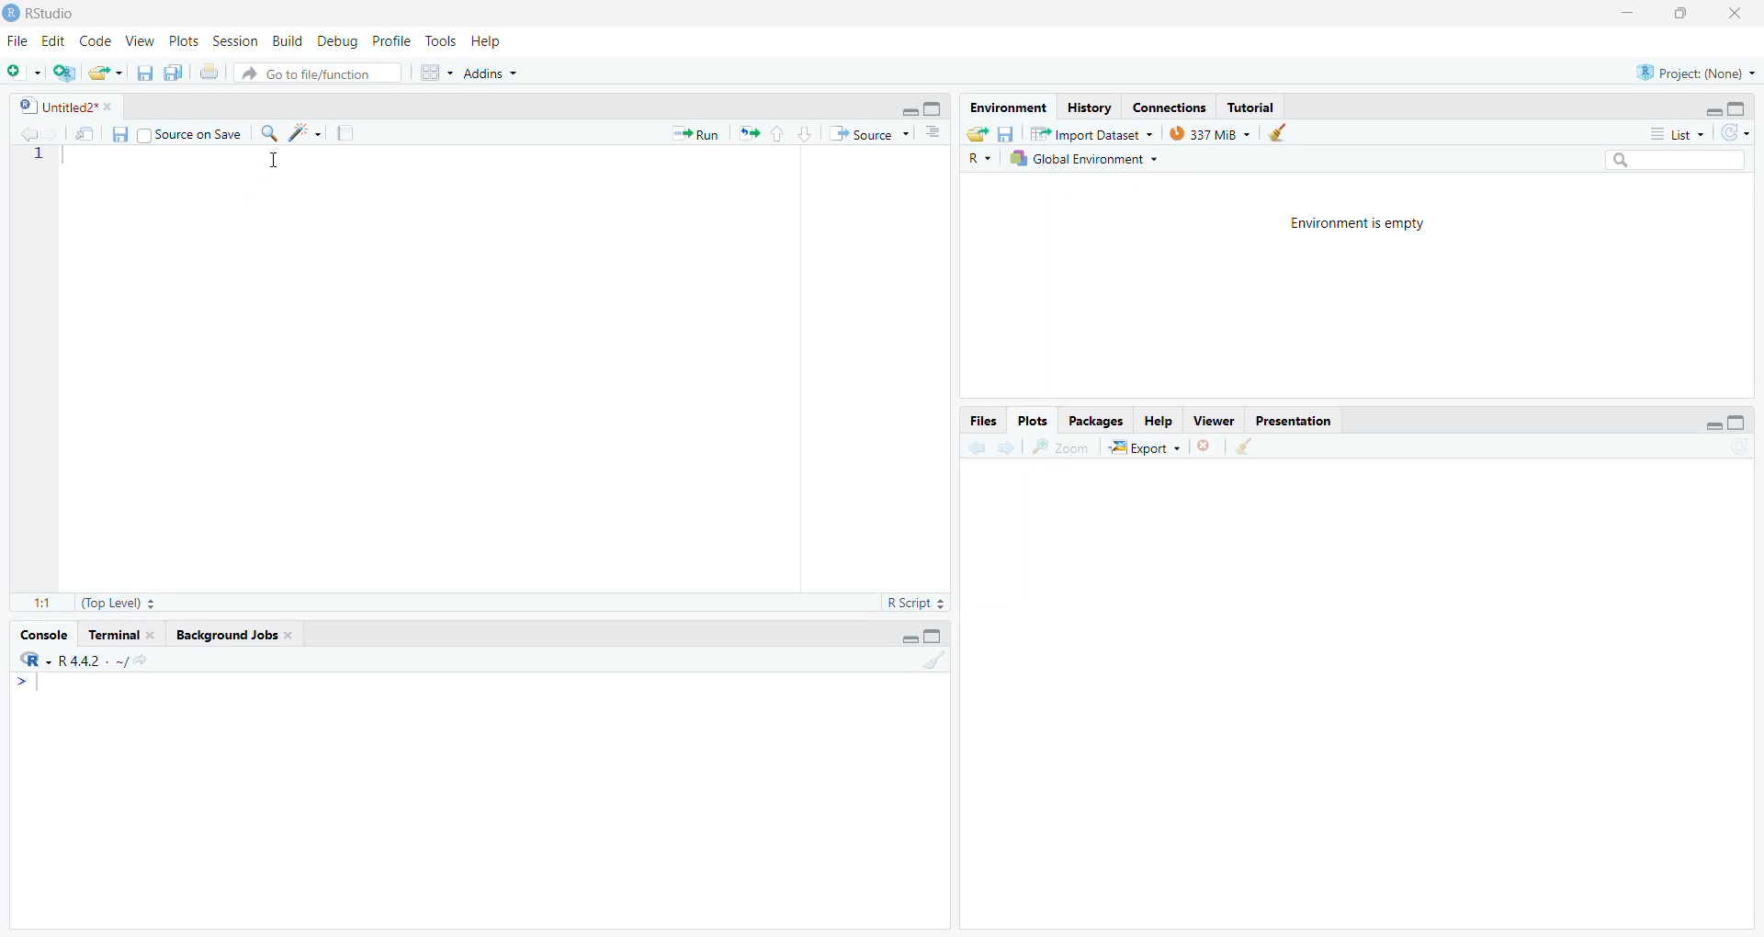  Describe the element at coordinates (1216, 135) in the screenshot. I see `337 mb` at that location.